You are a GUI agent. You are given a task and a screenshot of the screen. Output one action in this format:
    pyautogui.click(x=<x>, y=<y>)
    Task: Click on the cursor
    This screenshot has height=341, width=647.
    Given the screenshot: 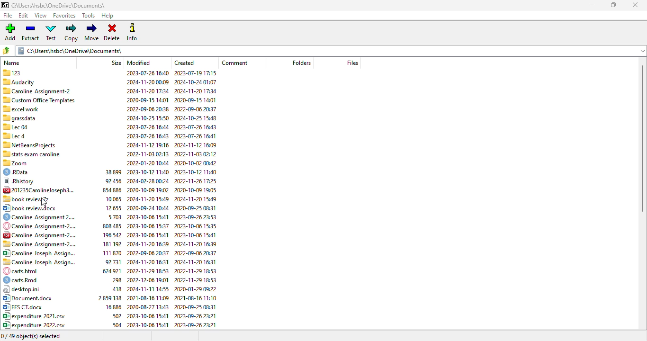 What is the action you would take?
    pyautogui.click(x=44, y=203)
    